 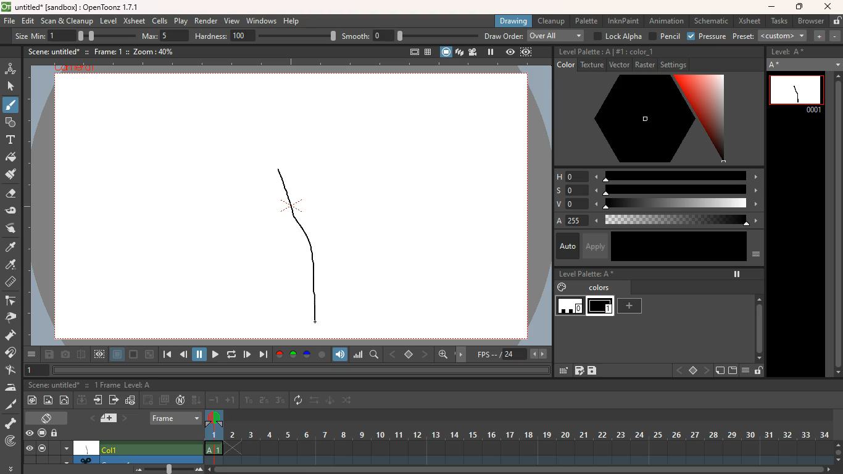 I want to click on circle, so click(x=322, y=354).